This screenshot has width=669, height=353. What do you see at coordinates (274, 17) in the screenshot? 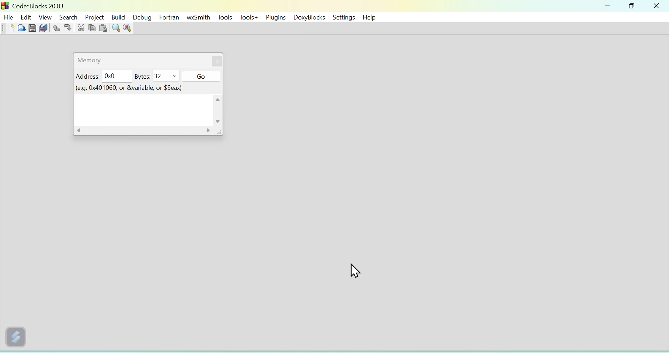
I see `Plugins` at bounding box center [274, 17].